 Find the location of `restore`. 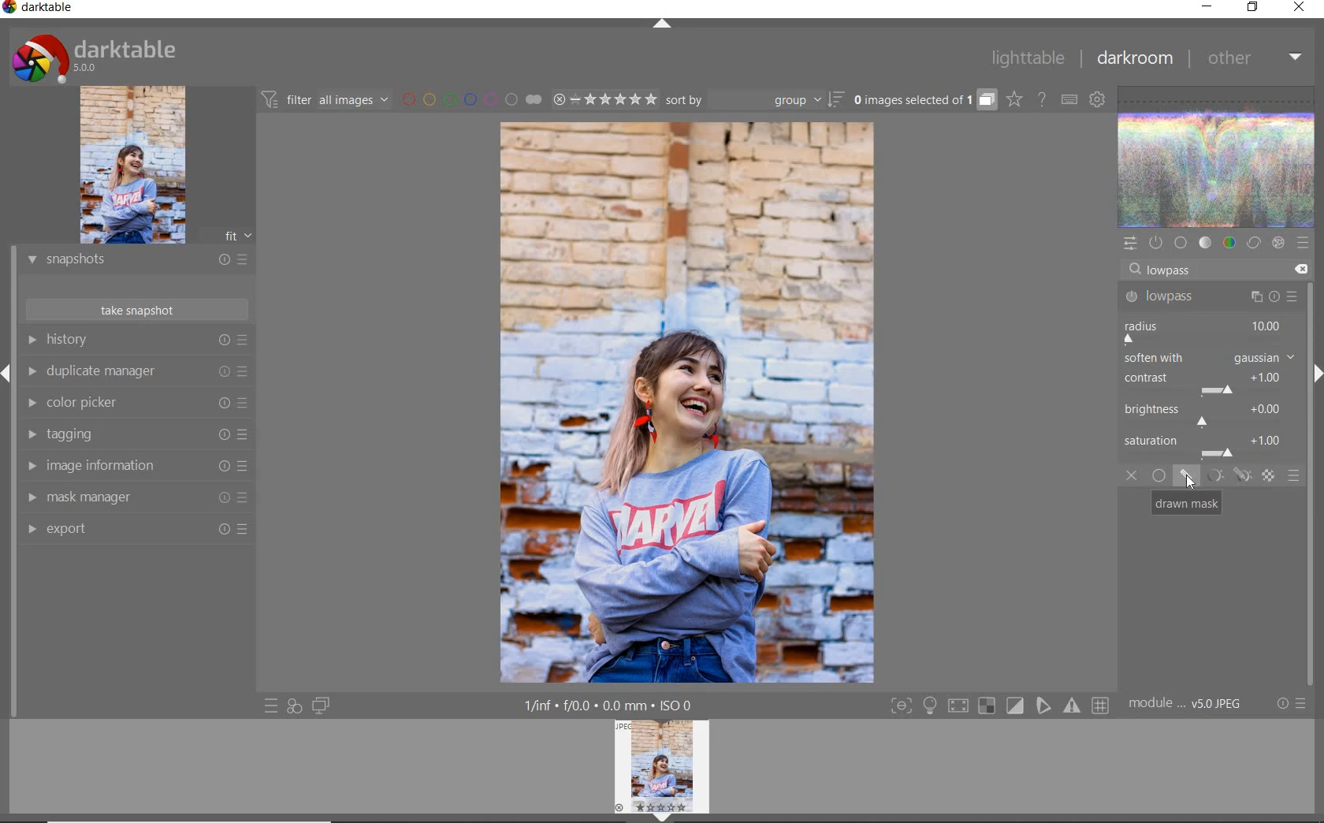

restore is located at coordinates (1253, 9).